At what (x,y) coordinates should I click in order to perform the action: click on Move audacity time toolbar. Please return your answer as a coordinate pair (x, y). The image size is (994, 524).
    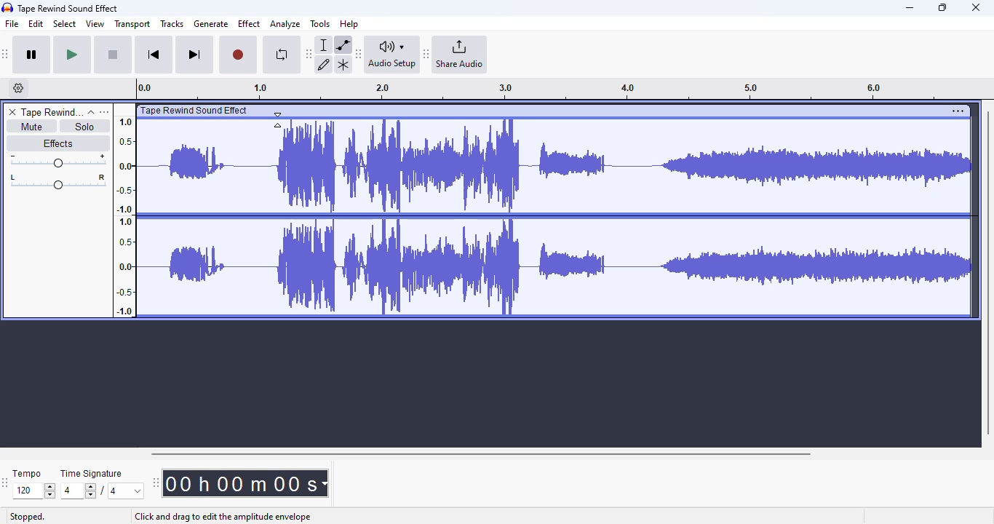
    Looking at the image, I should click on (155, 483).